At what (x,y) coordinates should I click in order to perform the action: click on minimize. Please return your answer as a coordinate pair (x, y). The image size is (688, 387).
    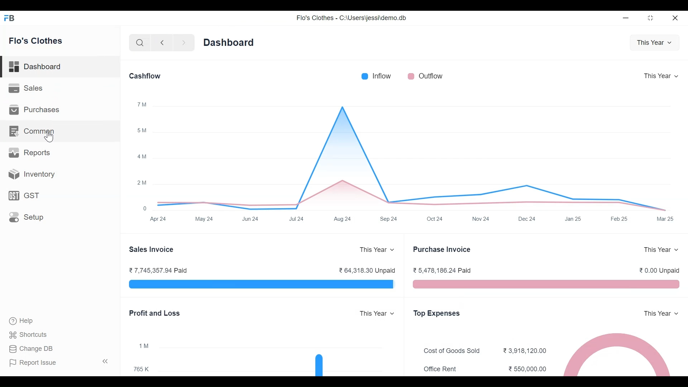
    Looking at the image, I should click on (627, 18).